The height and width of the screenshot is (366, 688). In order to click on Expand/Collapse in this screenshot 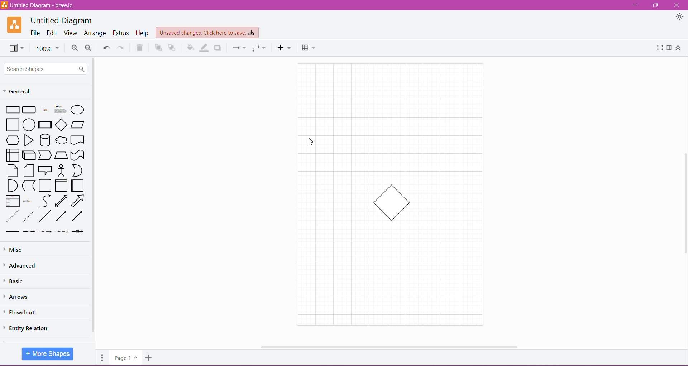, I will do `click(679, 49)`.